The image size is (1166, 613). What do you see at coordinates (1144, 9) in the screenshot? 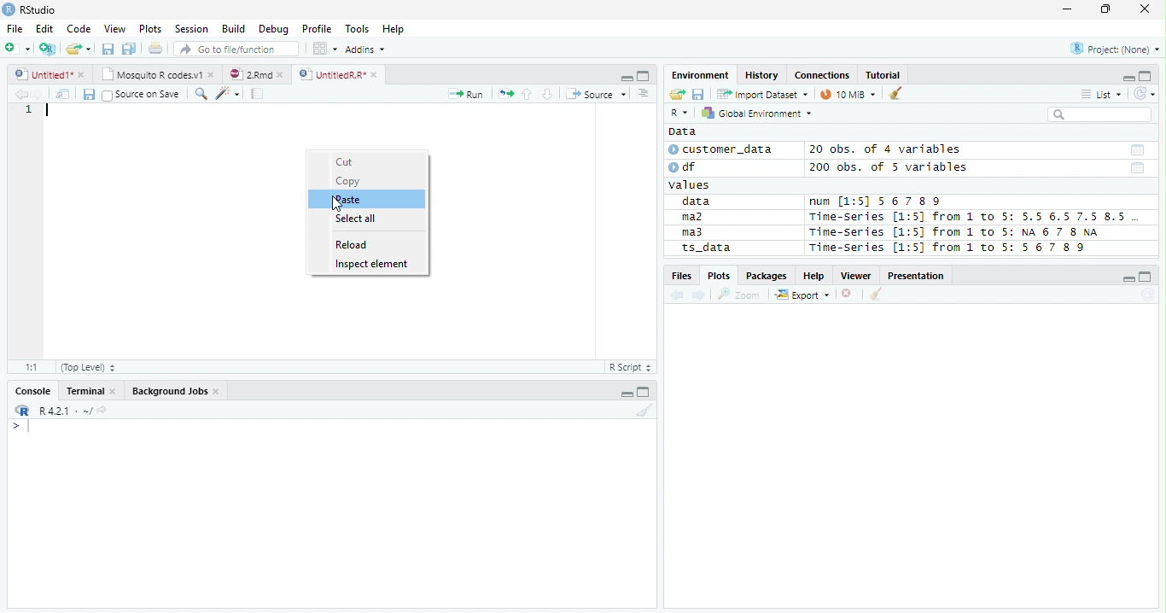
I see `Close` at bounding box center [1144, 9].